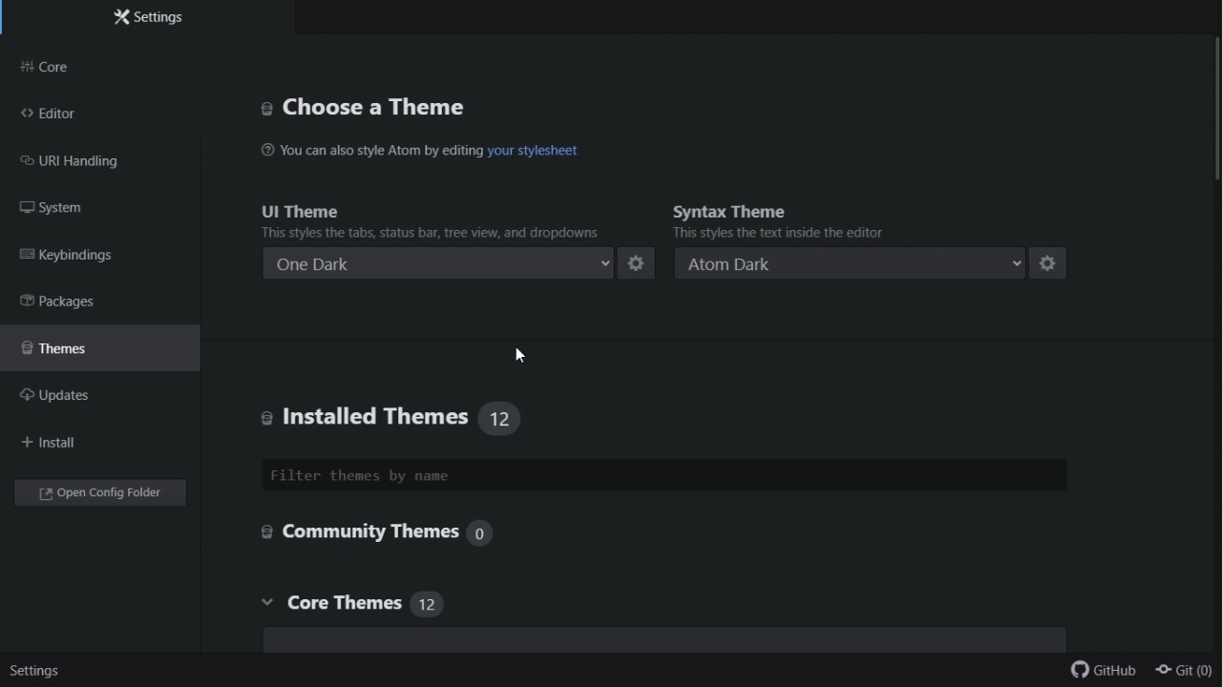 The height and width of the screenshot is (687, 1222). Describe the element at coordinates (86, 165) in the screenshot. I see `URI Handling` at that location.